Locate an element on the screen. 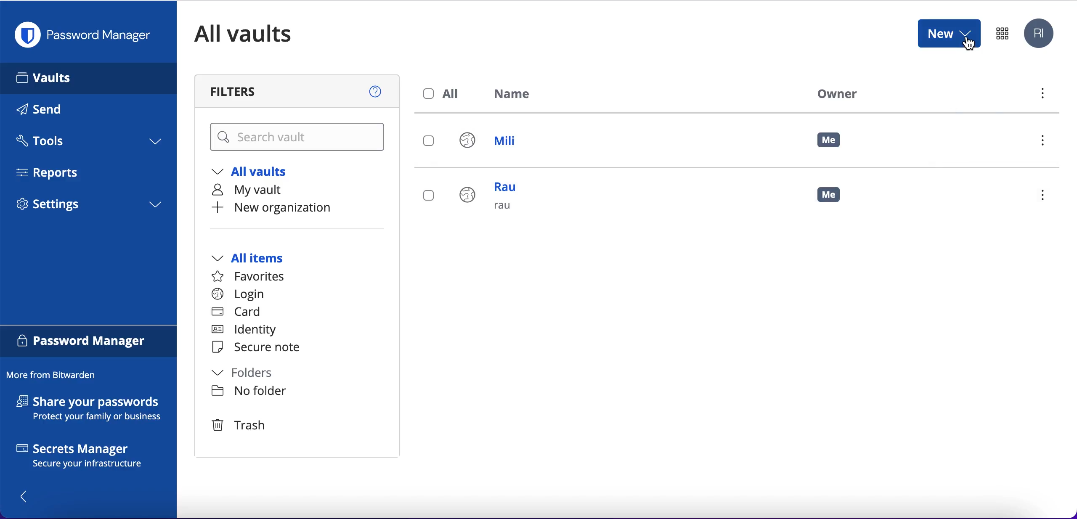 Image resolution: width=1077 pixels, height=519 pixels. settings is located at coordinates (88, 207).